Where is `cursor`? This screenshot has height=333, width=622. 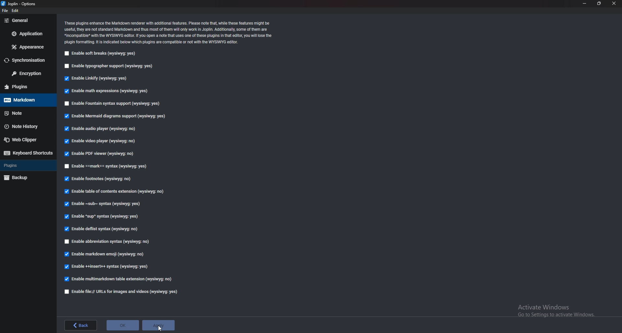
cursor is located at coordinates (160, 328).